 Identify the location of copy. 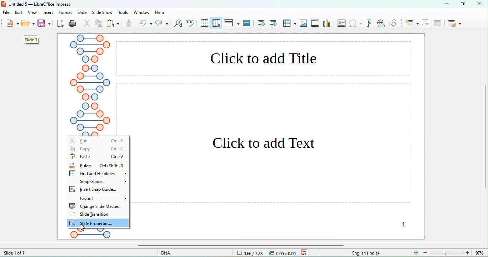
(96, 149).